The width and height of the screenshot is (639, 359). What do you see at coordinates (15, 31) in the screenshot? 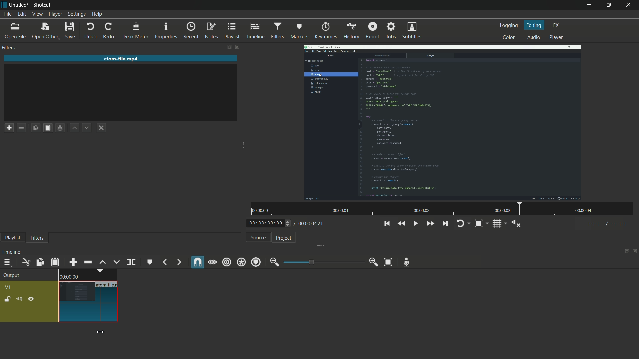
I see `open file` at bounding box center [15, 31].